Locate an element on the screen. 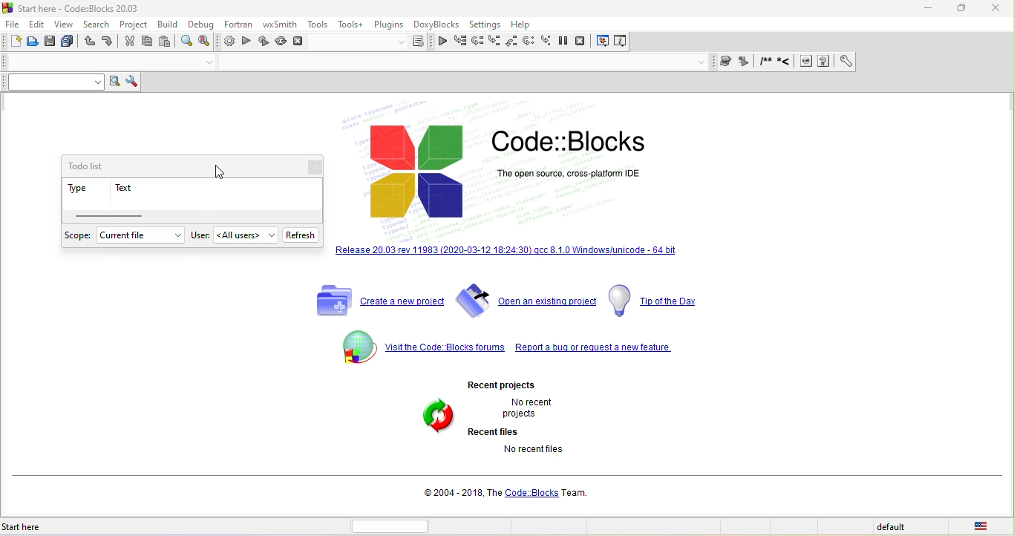 The height and width of the screenshot is (536, 1014). build is located at coordinates (169, 26).